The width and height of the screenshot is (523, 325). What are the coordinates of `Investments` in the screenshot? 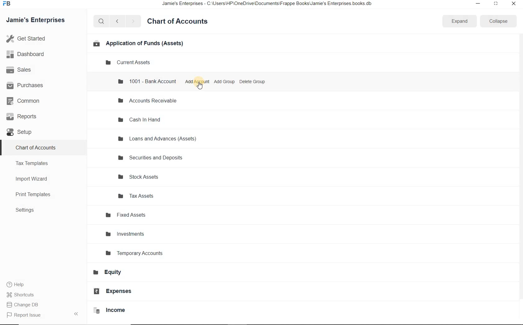 It's located at (129, 234).